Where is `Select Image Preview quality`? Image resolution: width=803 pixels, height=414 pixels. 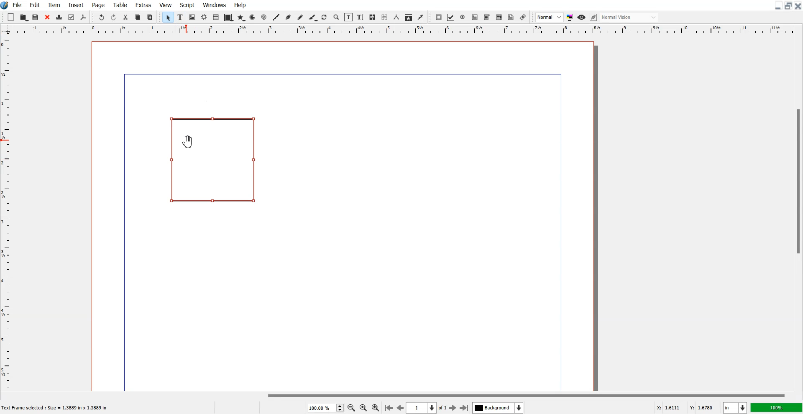 Select Image Preview quality is located at coordinates (550, 17).